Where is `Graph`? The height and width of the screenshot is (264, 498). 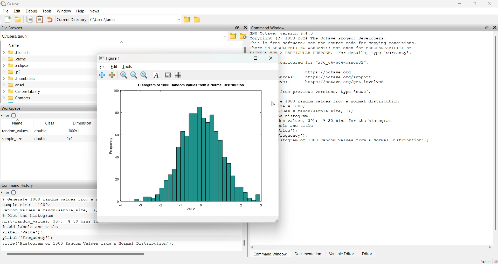 Graph is located at coordinates (191, 148).